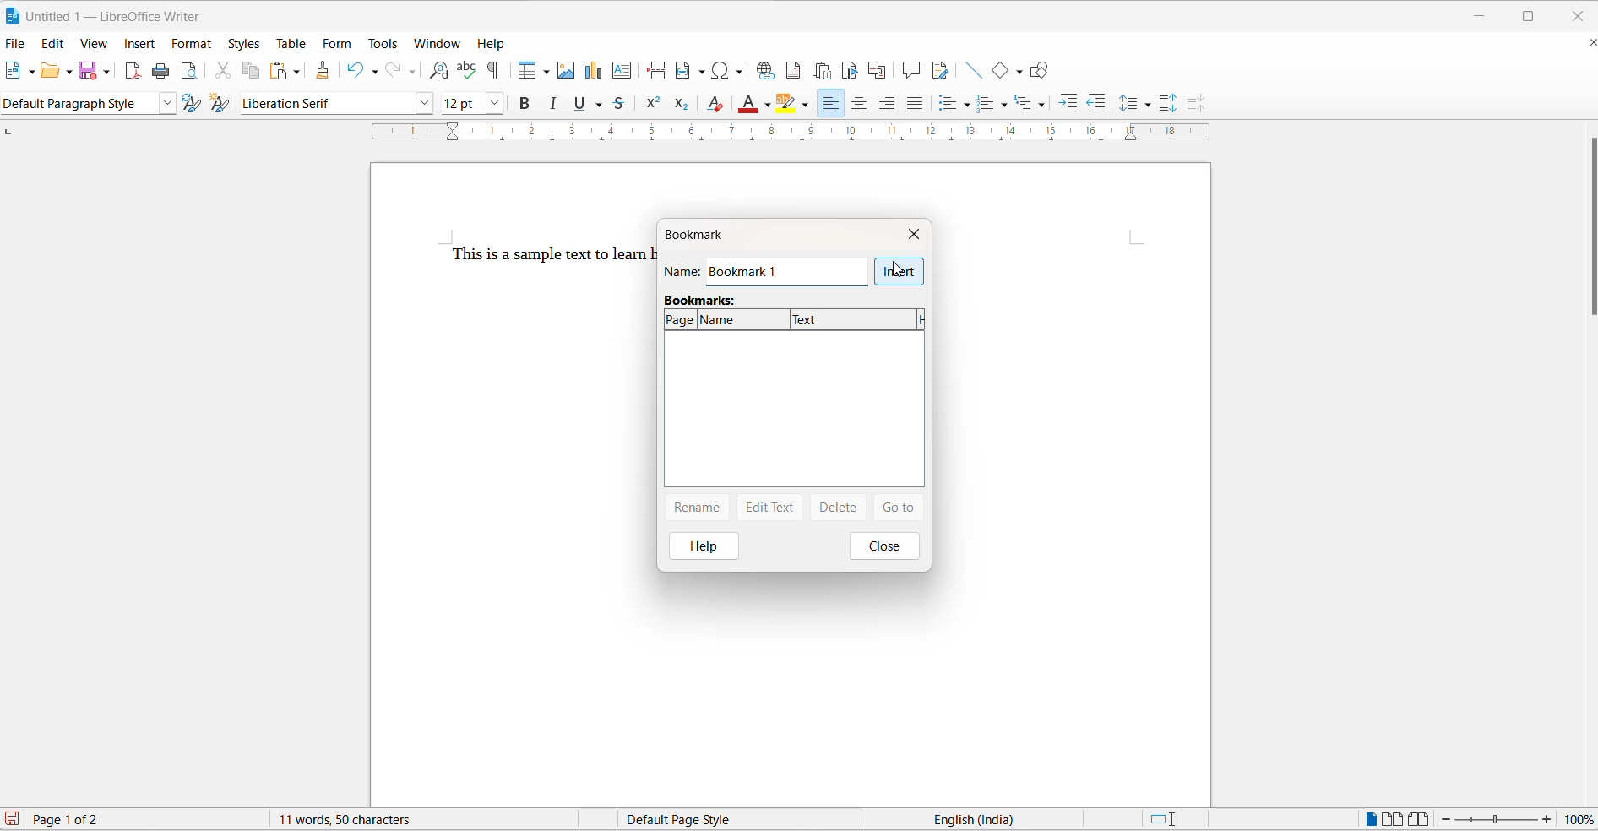 The width and height of the screenshot is (1598, 831). What do you see at coordinates (852, 68) in the screenshot?
I see `cursor` at bounding box center [852, 68].